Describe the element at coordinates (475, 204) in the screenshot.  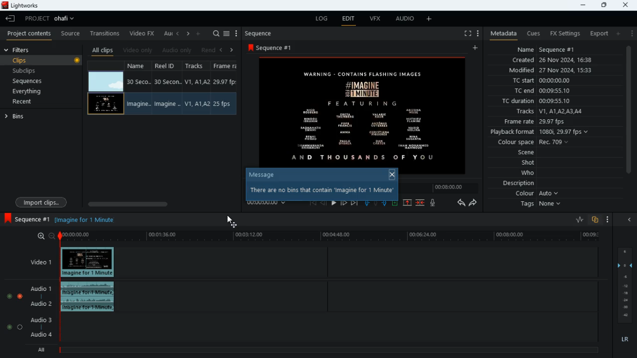
I see `forward` at that location.